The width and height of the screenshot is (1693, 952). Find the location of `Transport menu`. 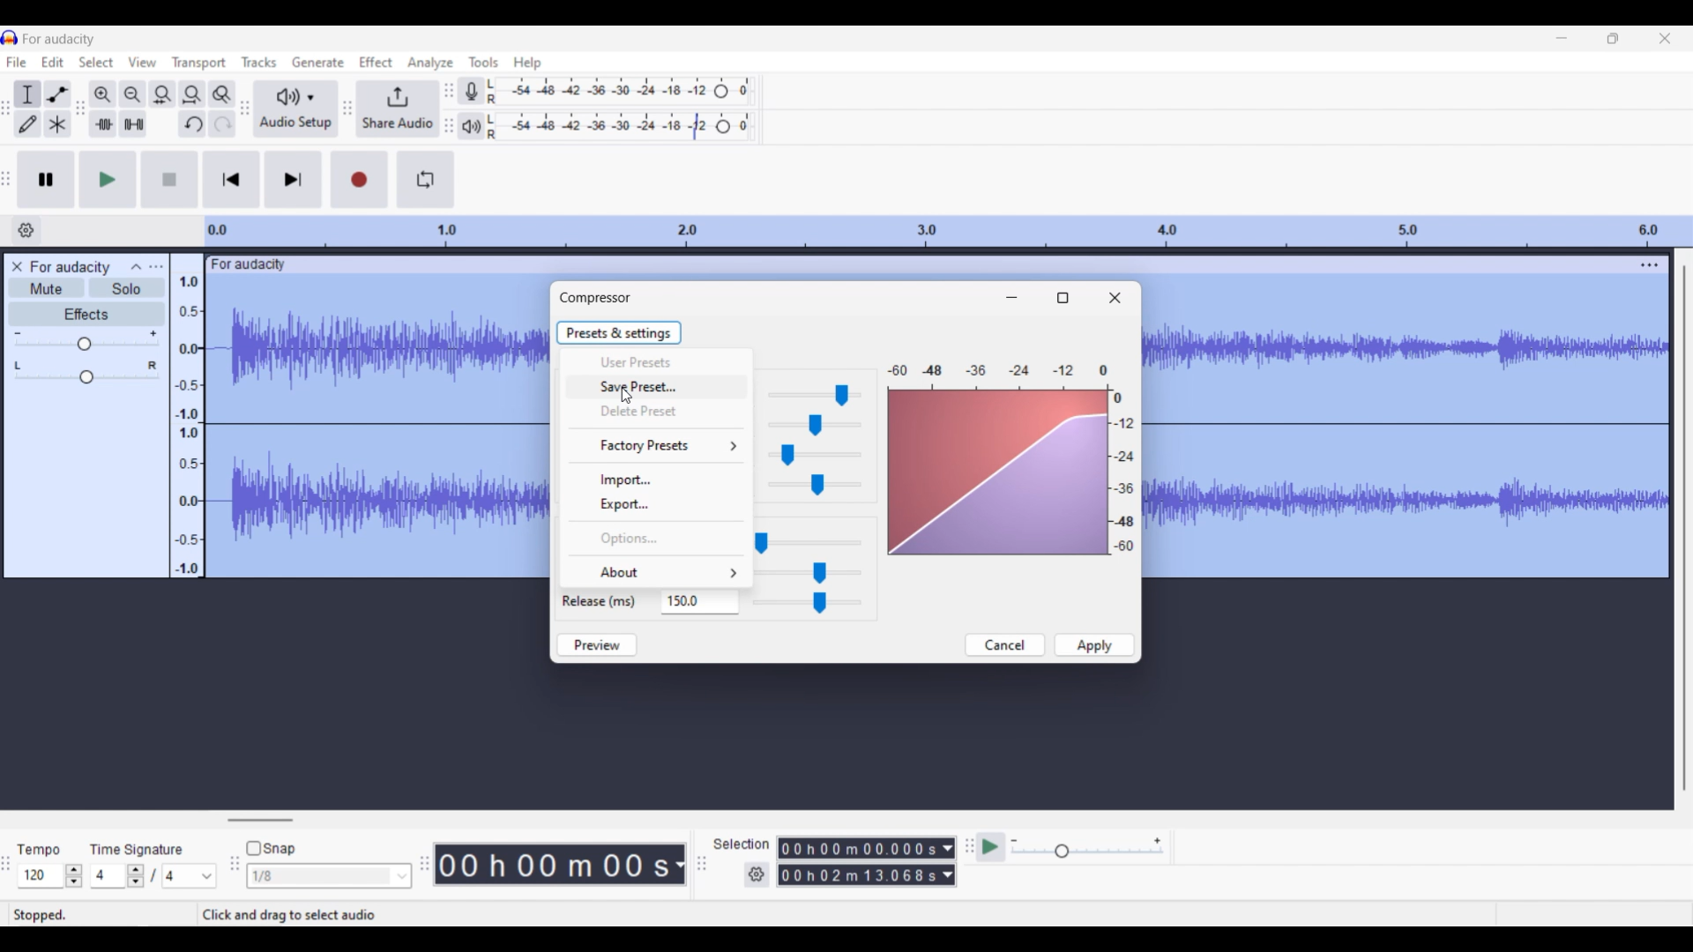

Transport menu is located at coordinates (199, 63).